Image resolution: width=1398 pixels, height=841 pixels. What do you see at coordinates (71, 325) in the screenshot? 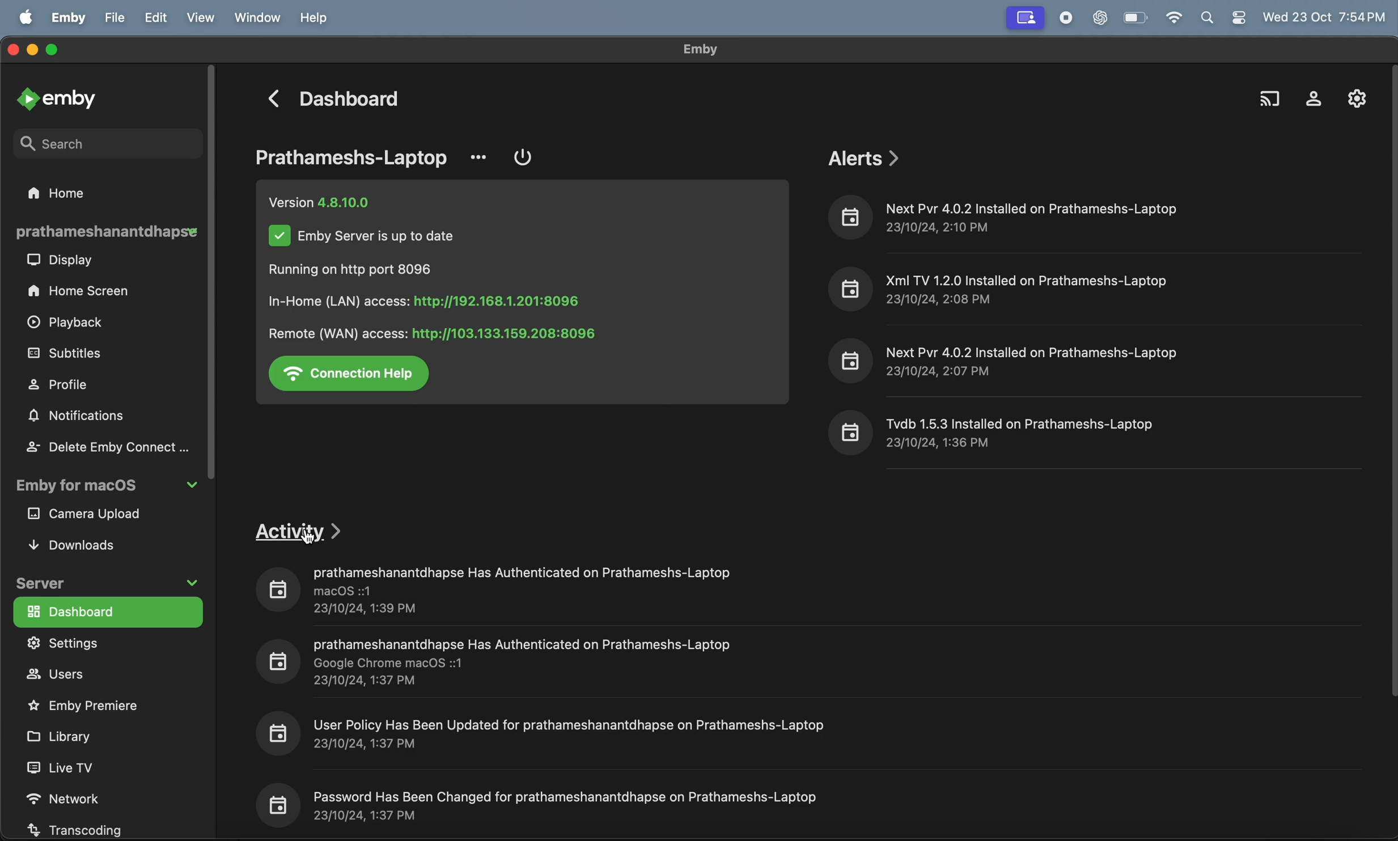
I see `play back` at bounding box center [71, 325].